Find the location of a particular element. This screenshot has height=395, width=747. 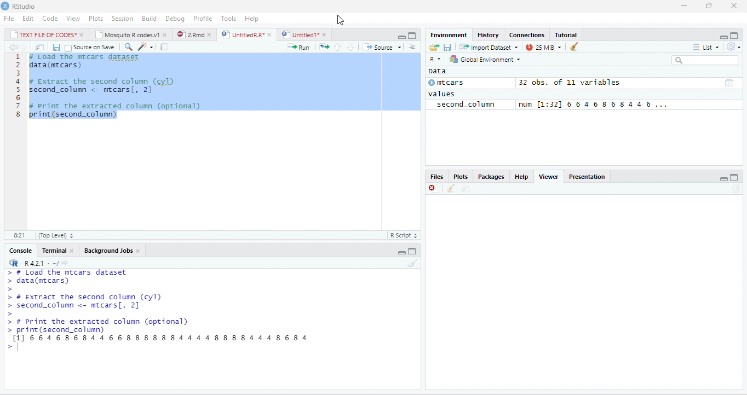

Presentation is located at coordinates (590, 177).